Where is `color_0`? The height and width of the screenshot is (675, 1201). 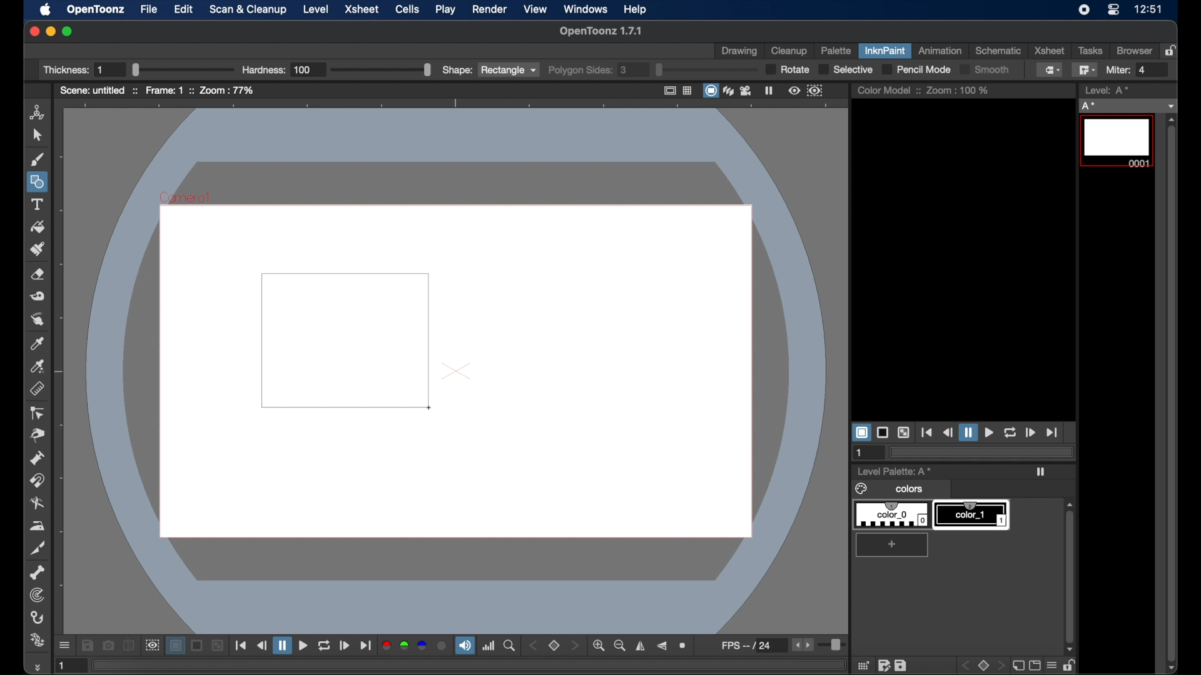
color_0 is located at coordinates (893, 515).